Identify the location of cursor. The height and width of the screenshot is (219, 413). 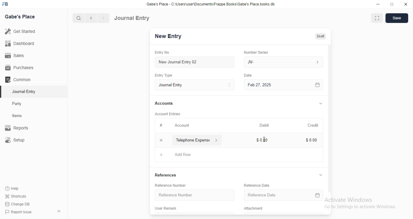
(263, 139).